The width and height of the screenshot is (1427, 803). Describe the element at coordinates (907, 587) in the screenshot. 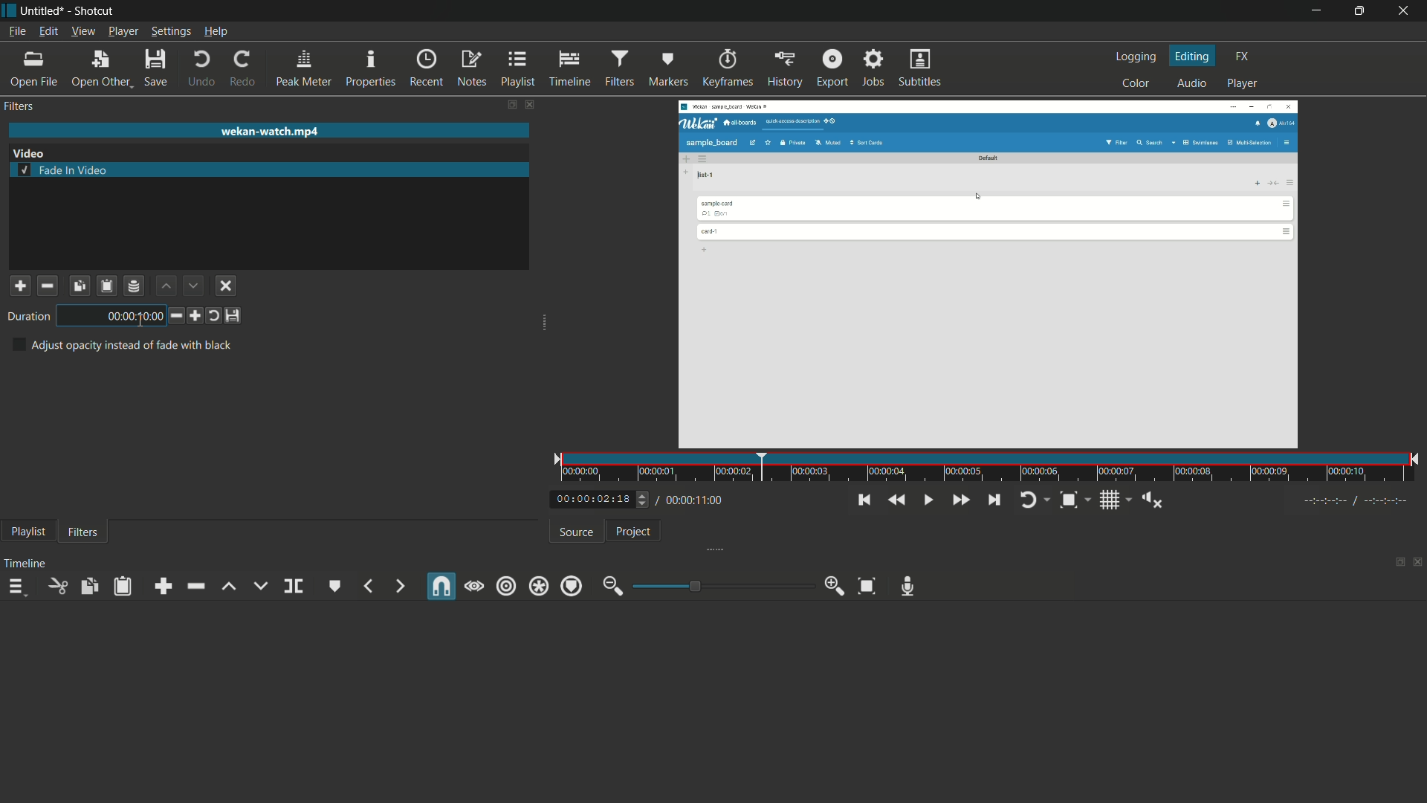

I see `record audio` at that location.